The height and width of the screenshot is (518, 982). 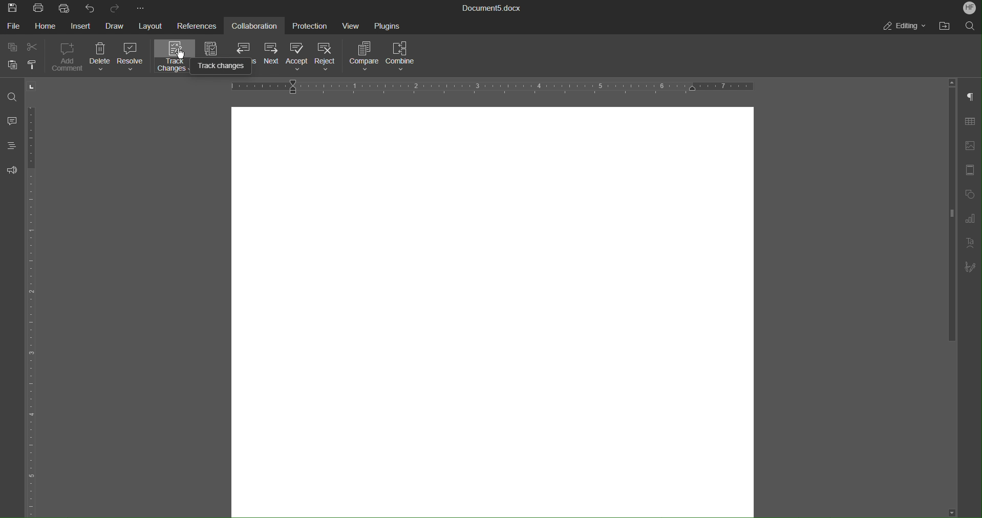 What do you see at coordinates (33, 312) in the screenshot?
I see `Vertical Ruler` at bounding box center [33, 312].